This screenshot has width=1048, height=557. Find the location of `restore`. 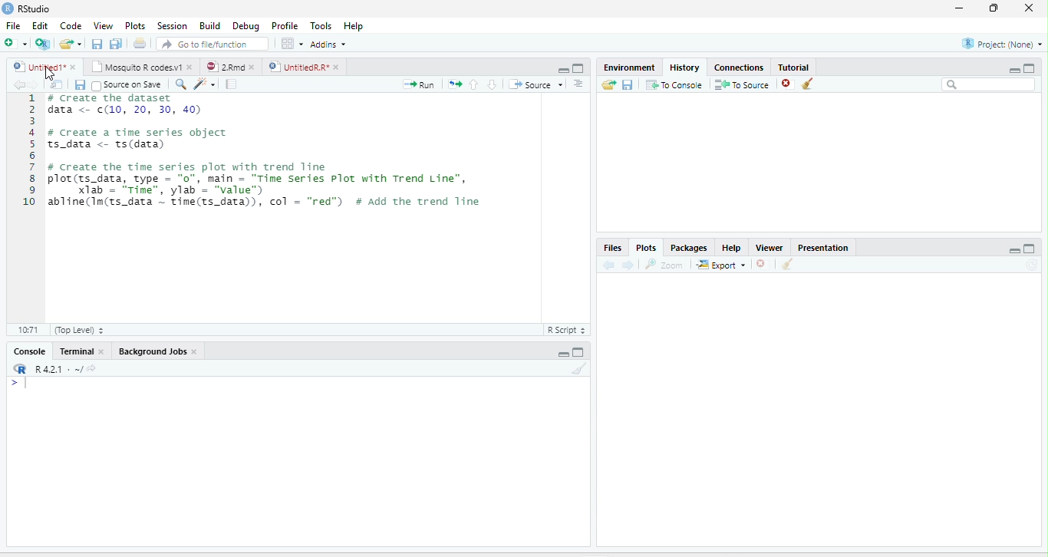

restore is located at coordinates (994, 8).